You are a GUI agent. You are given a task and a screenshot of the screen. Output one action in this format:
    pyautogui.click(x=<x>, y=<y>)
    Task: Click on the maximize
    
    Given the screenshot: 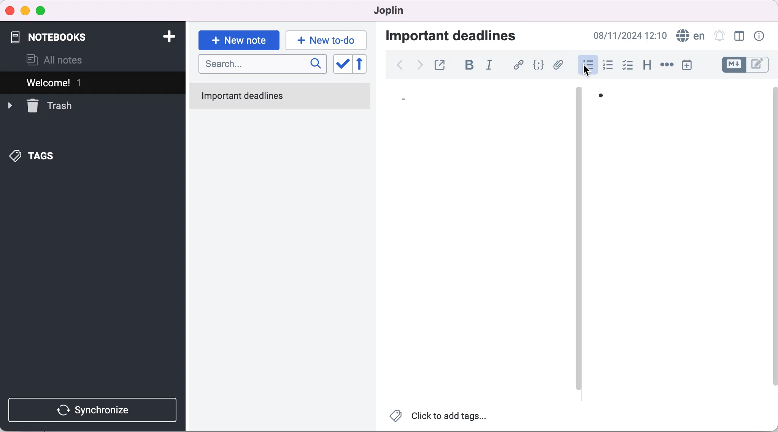 What is the action you would take?
    pyautogui.click(x=43, y=10)
    